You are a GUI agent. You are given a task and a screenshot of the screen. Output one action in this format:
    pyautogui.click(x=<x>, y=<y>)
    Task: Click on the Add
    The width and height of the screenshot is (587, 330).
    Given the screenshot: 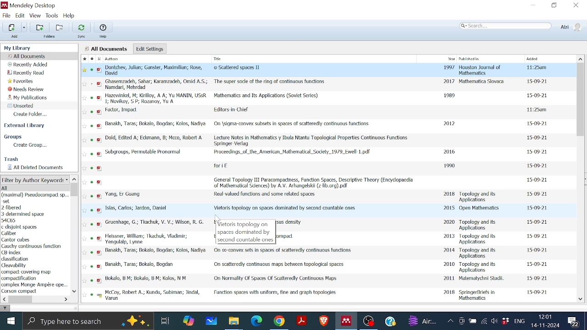 What is the action you would take?
    pyautogui.click(x=15, y=37)
    